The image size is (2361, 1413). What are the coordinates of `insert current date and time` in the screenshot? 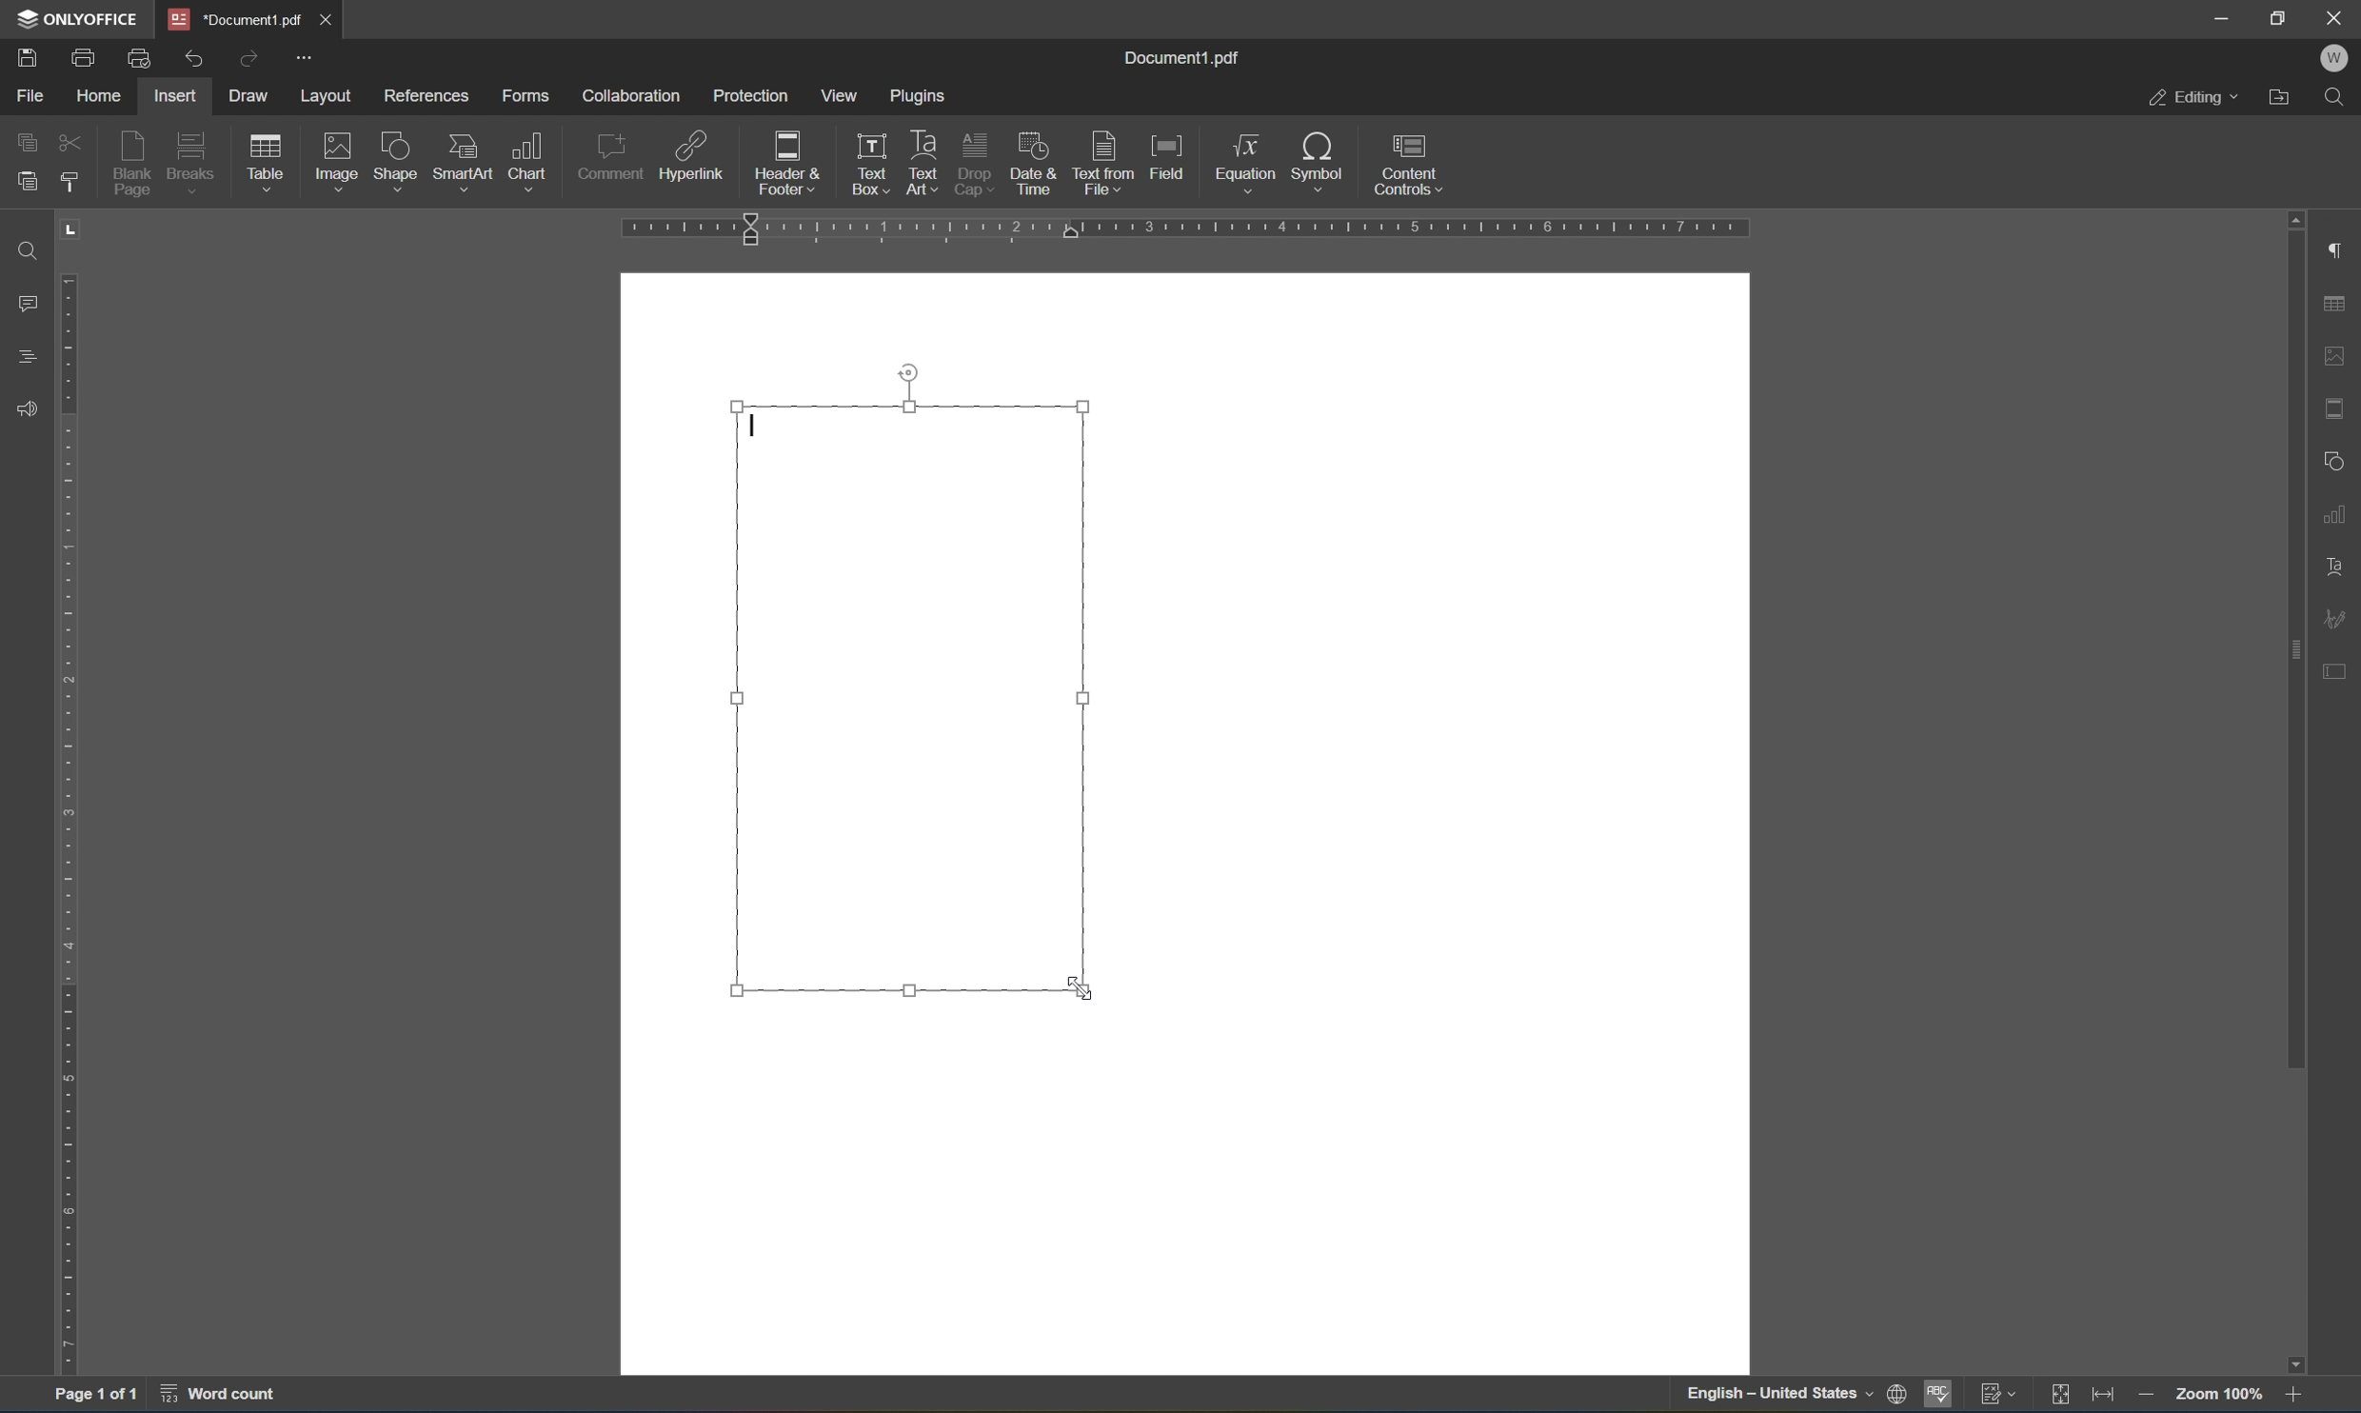 It's located at (1031, 161).